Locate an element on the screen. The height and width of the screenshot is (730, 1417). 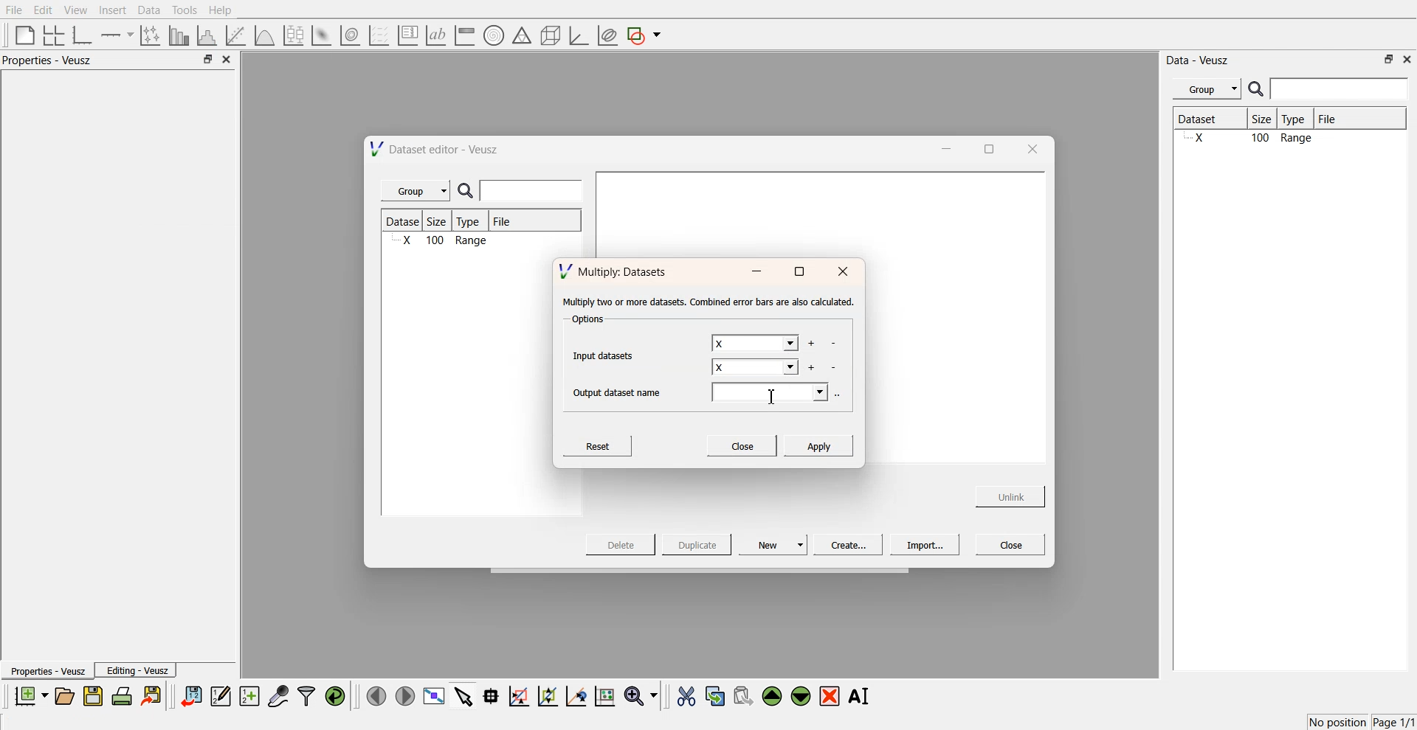
X is located at coordinates (756, 369).